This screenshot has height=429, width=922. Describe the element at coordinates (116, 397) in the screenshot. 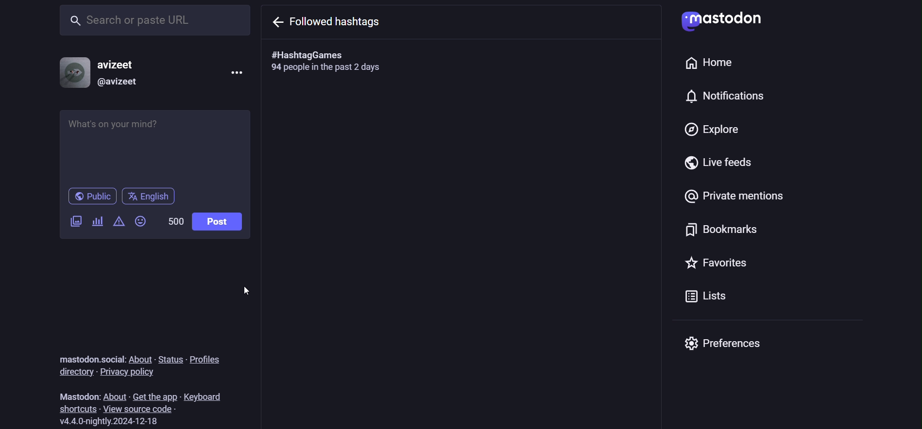

I see `about` at that location.